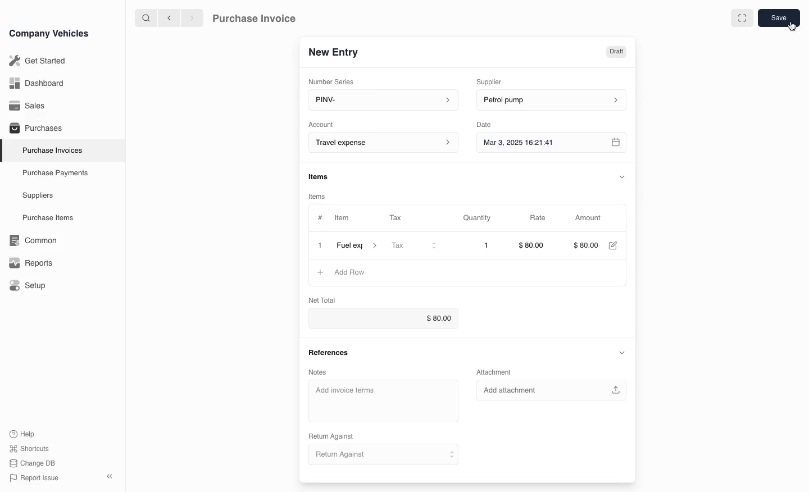 This screenshot has height=492, width=809. What do you see at coordinates (552, 390) in the screenshot?
I see `Add attachment` at bounding box center [552, 390].